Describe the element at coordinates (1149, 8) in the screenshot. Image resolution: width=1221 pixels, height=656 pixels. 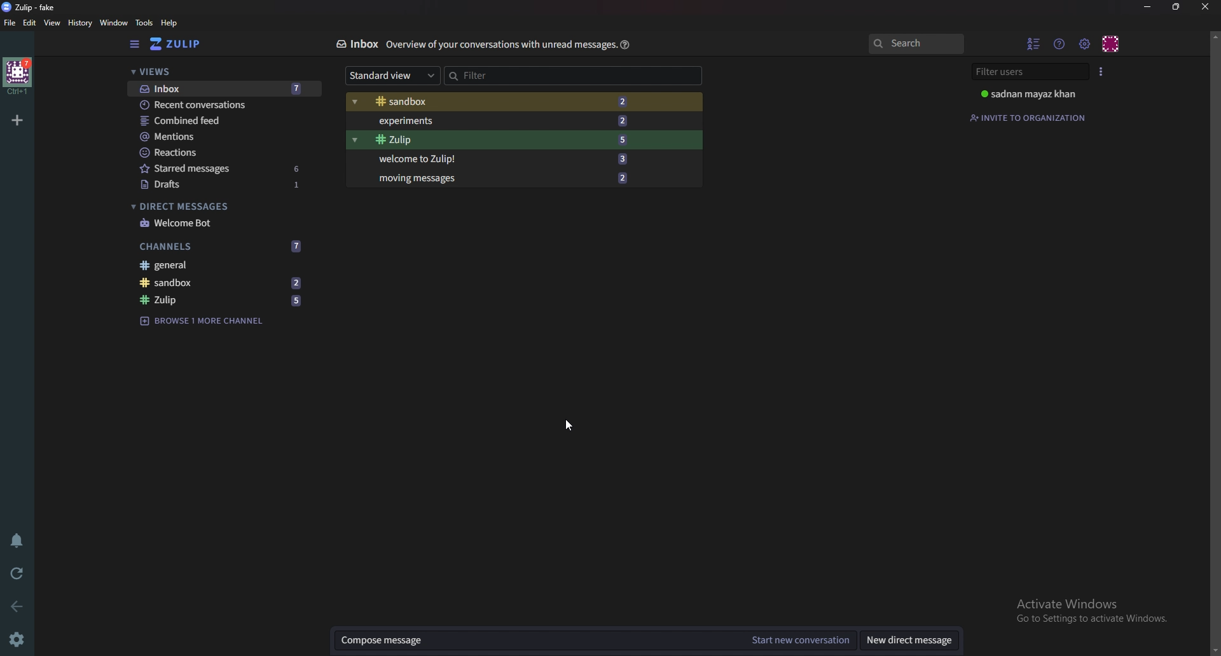
I see `minimize` at that location.